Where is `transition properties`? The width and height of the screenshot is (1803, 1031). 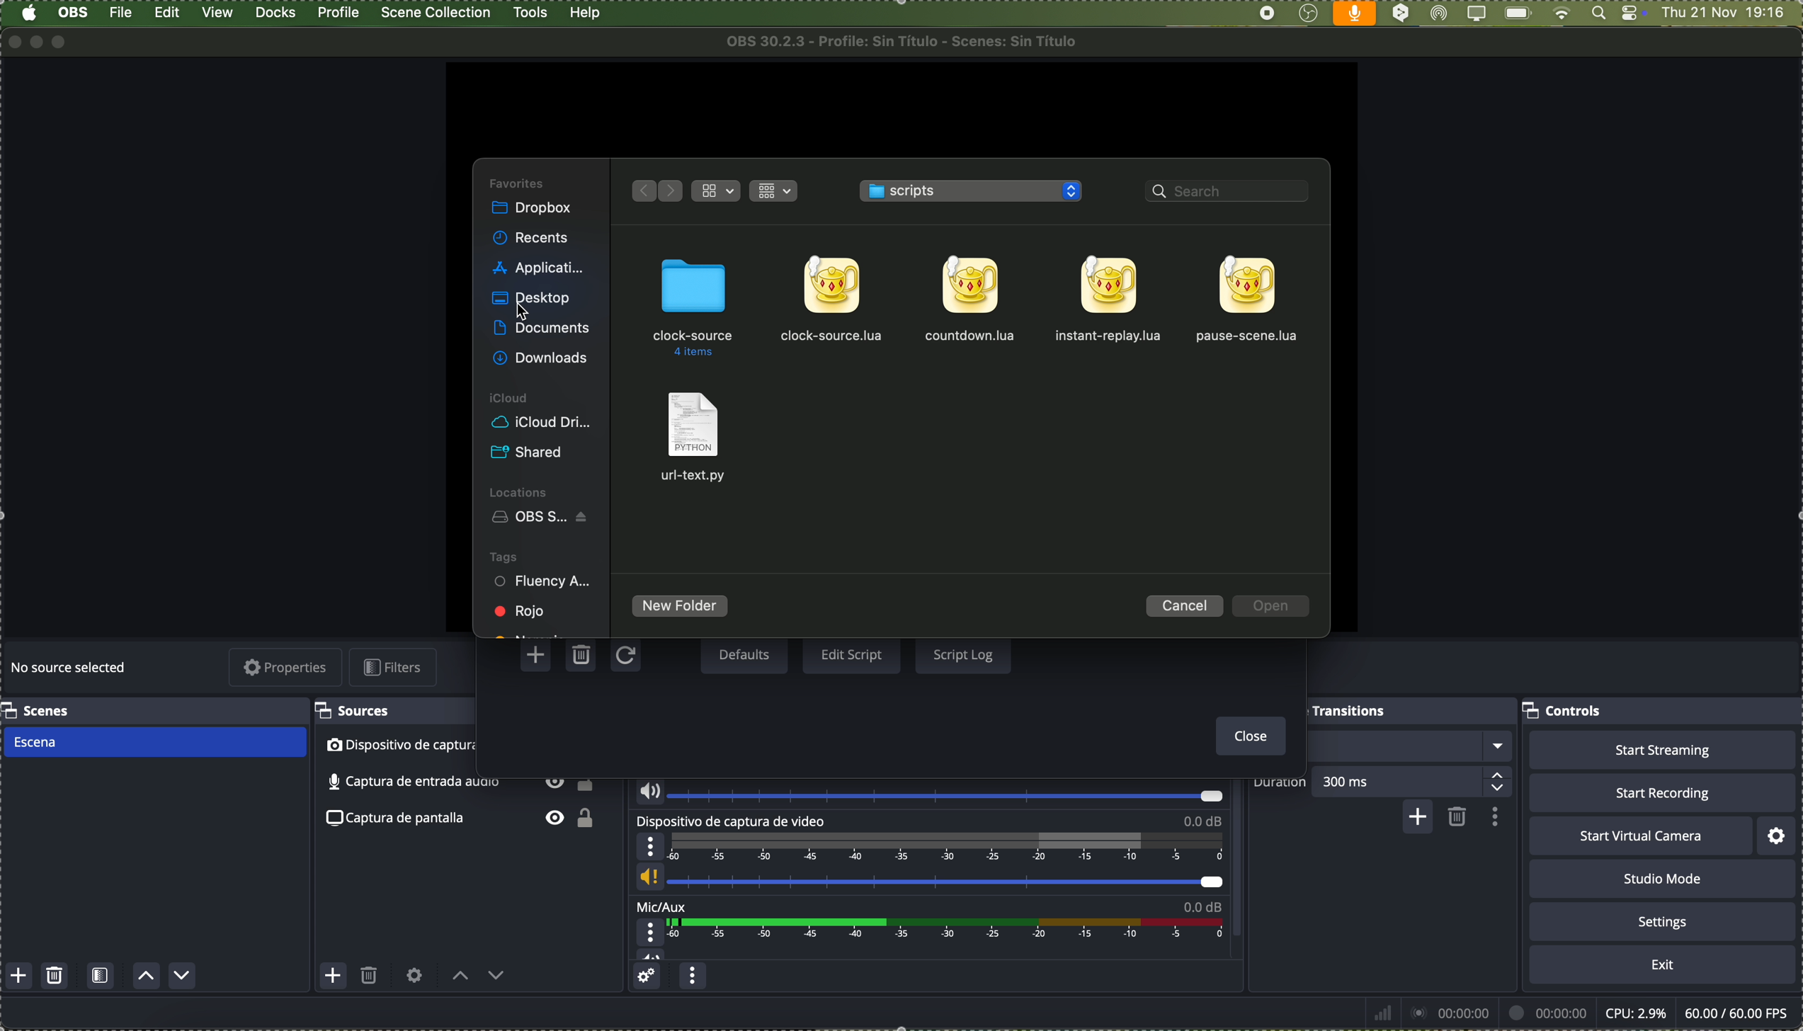
transition properties is located at coordinates (1493, 816).